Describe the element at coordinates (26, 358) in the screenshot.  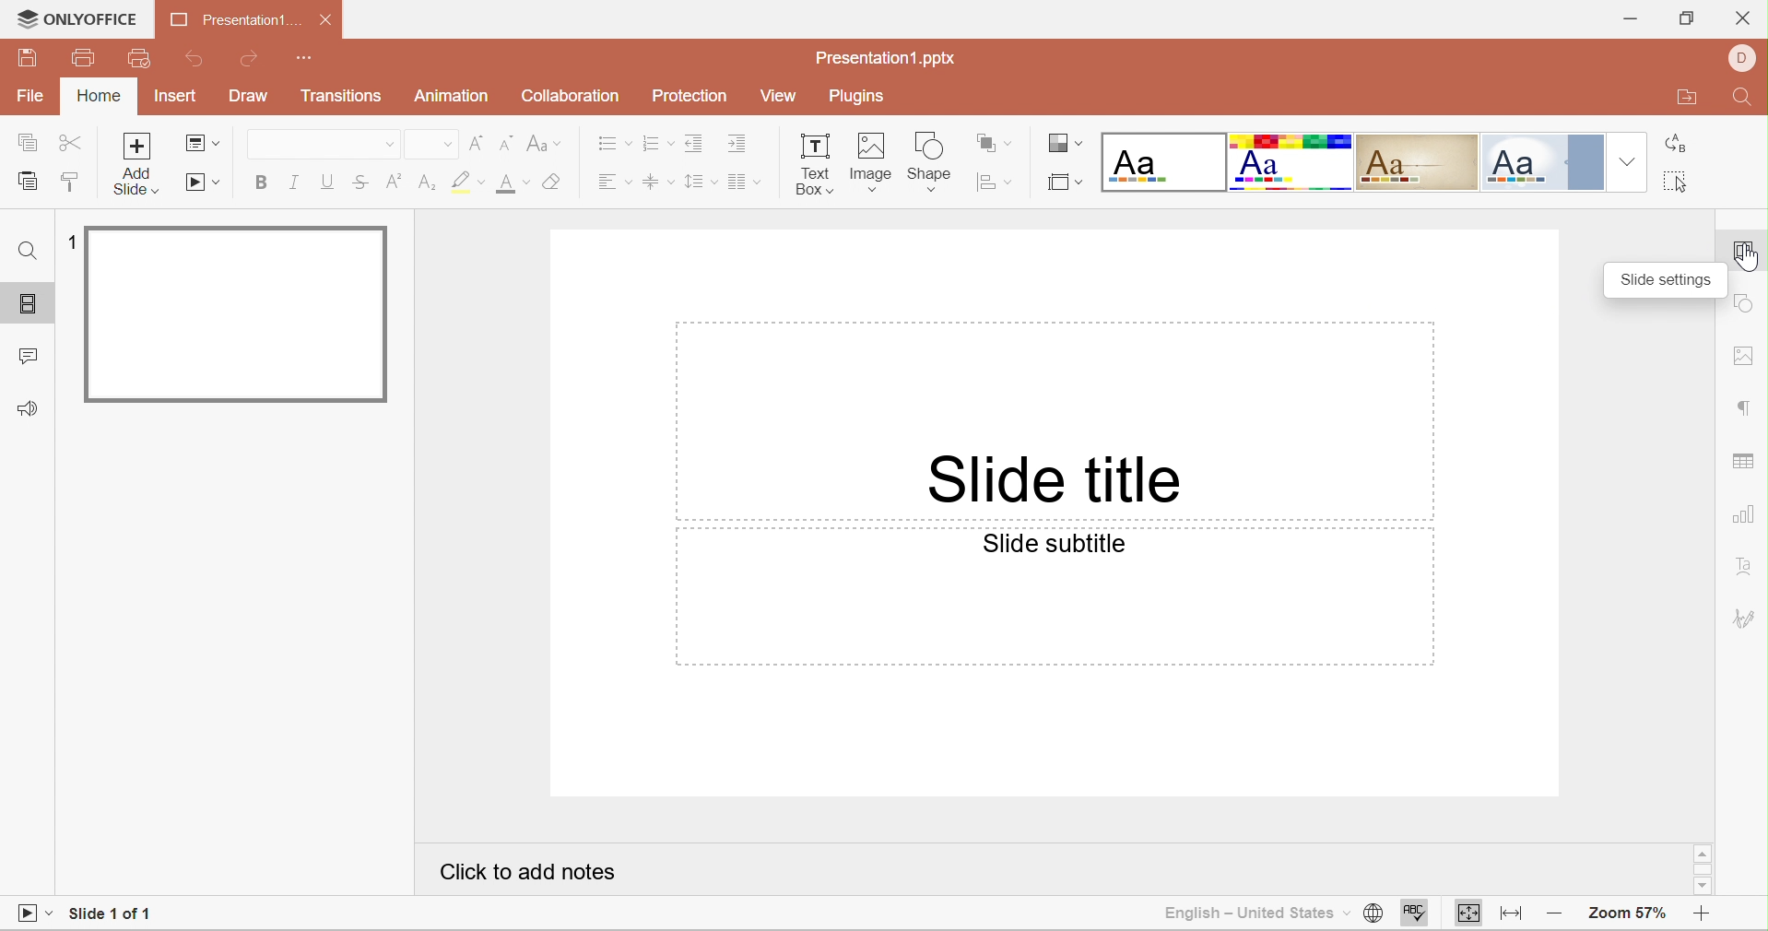
I see `Comments` at that location.